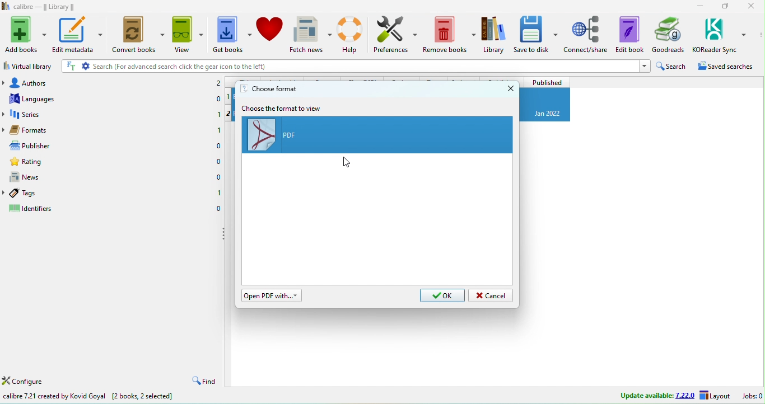 The height and width of the screenshot is (404, 765). What do you see at coordinates (40, 176) in the screenshot?
I see `news` at bounding box center [40, 176].